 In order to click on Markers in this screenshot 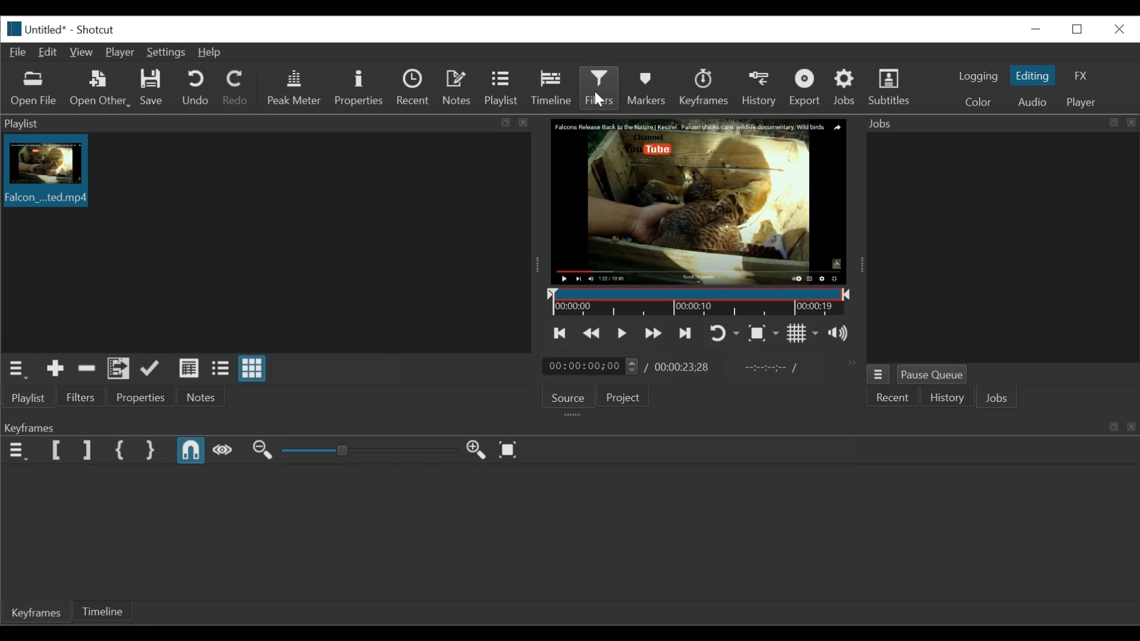, I will do `click(648, 87)`.